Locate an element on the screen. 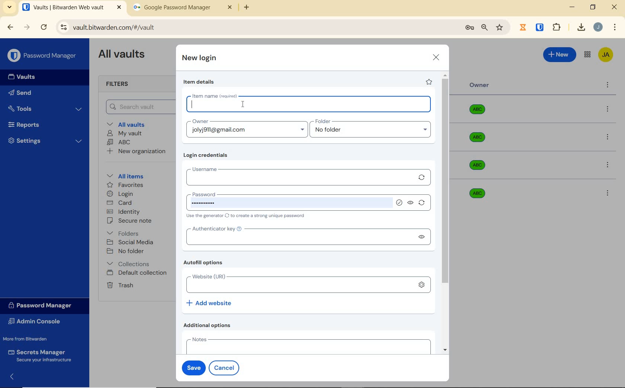 This screenshot has width=625, height=388. Filters is located at coordinates (120, 84).